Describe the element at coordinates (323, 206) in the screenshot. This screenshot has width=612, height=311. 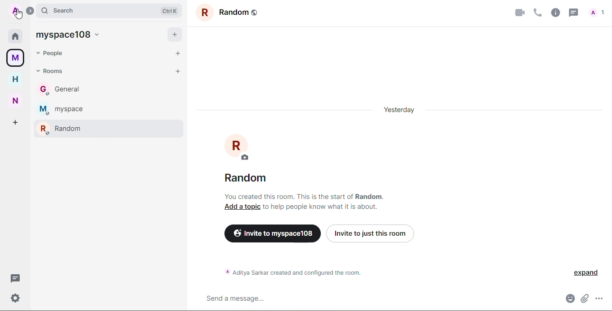
I see ` to help people know what it 1s about.` at that location.